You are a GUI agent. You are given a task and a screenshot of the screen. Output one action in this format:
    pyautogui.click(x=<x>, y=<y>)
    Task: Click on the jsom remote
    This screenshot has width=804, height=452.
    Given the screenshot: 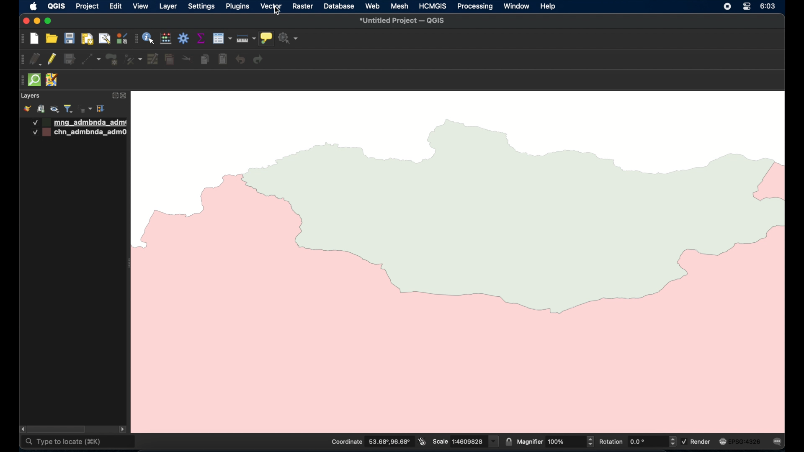 What is the action you would take?
    pyautogui.click(x=53, y=80)
    